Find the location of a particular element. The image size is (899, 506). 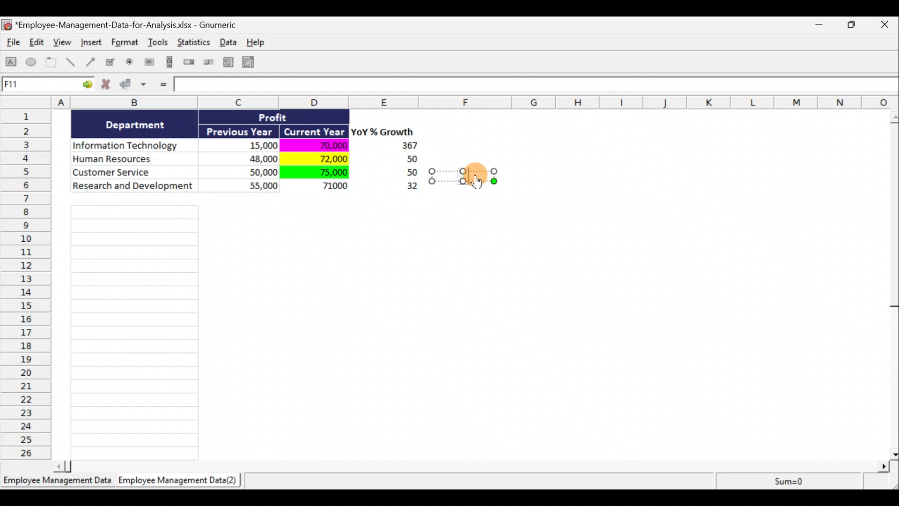

Enter formula is located at coordinates (162, 85).